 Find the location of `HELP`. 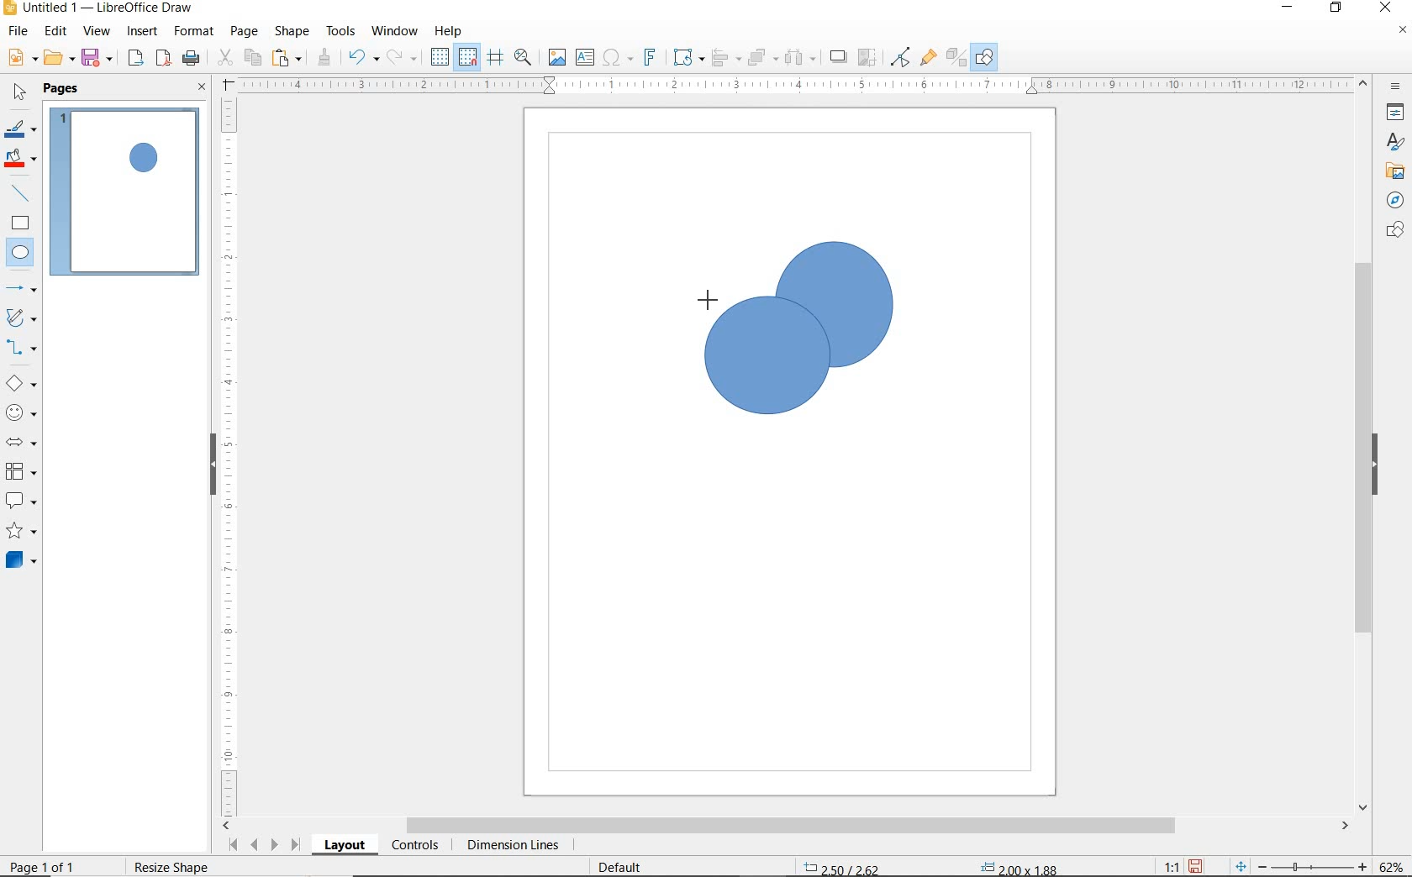

HELP is located at coordinates (449, 31).